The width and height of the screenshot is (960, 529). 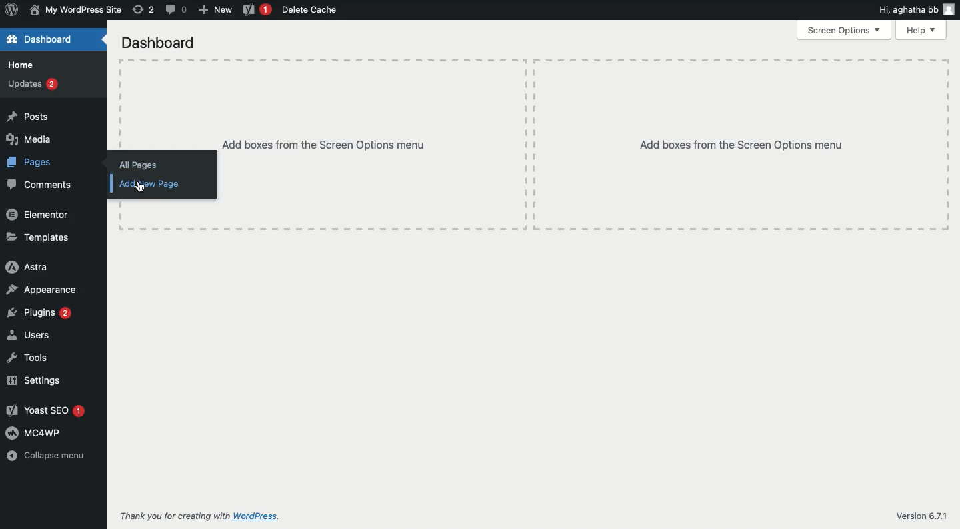 I want to click on Tools, so click(x=28, y=357).